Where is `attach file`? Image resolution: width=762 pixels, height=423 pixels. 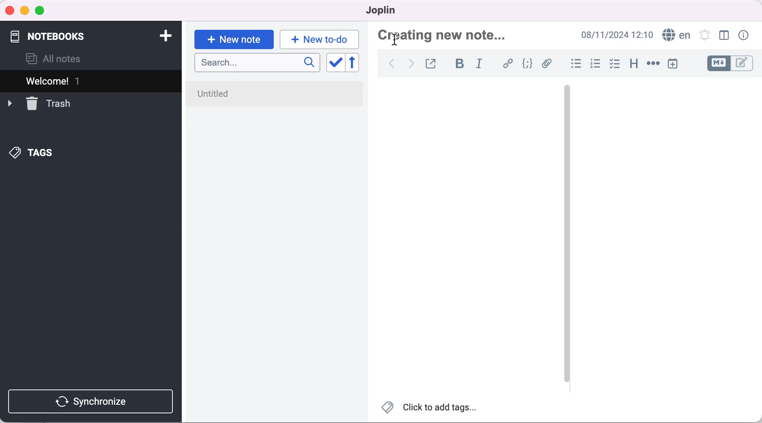 attach file is located at coordinates (546, 64).